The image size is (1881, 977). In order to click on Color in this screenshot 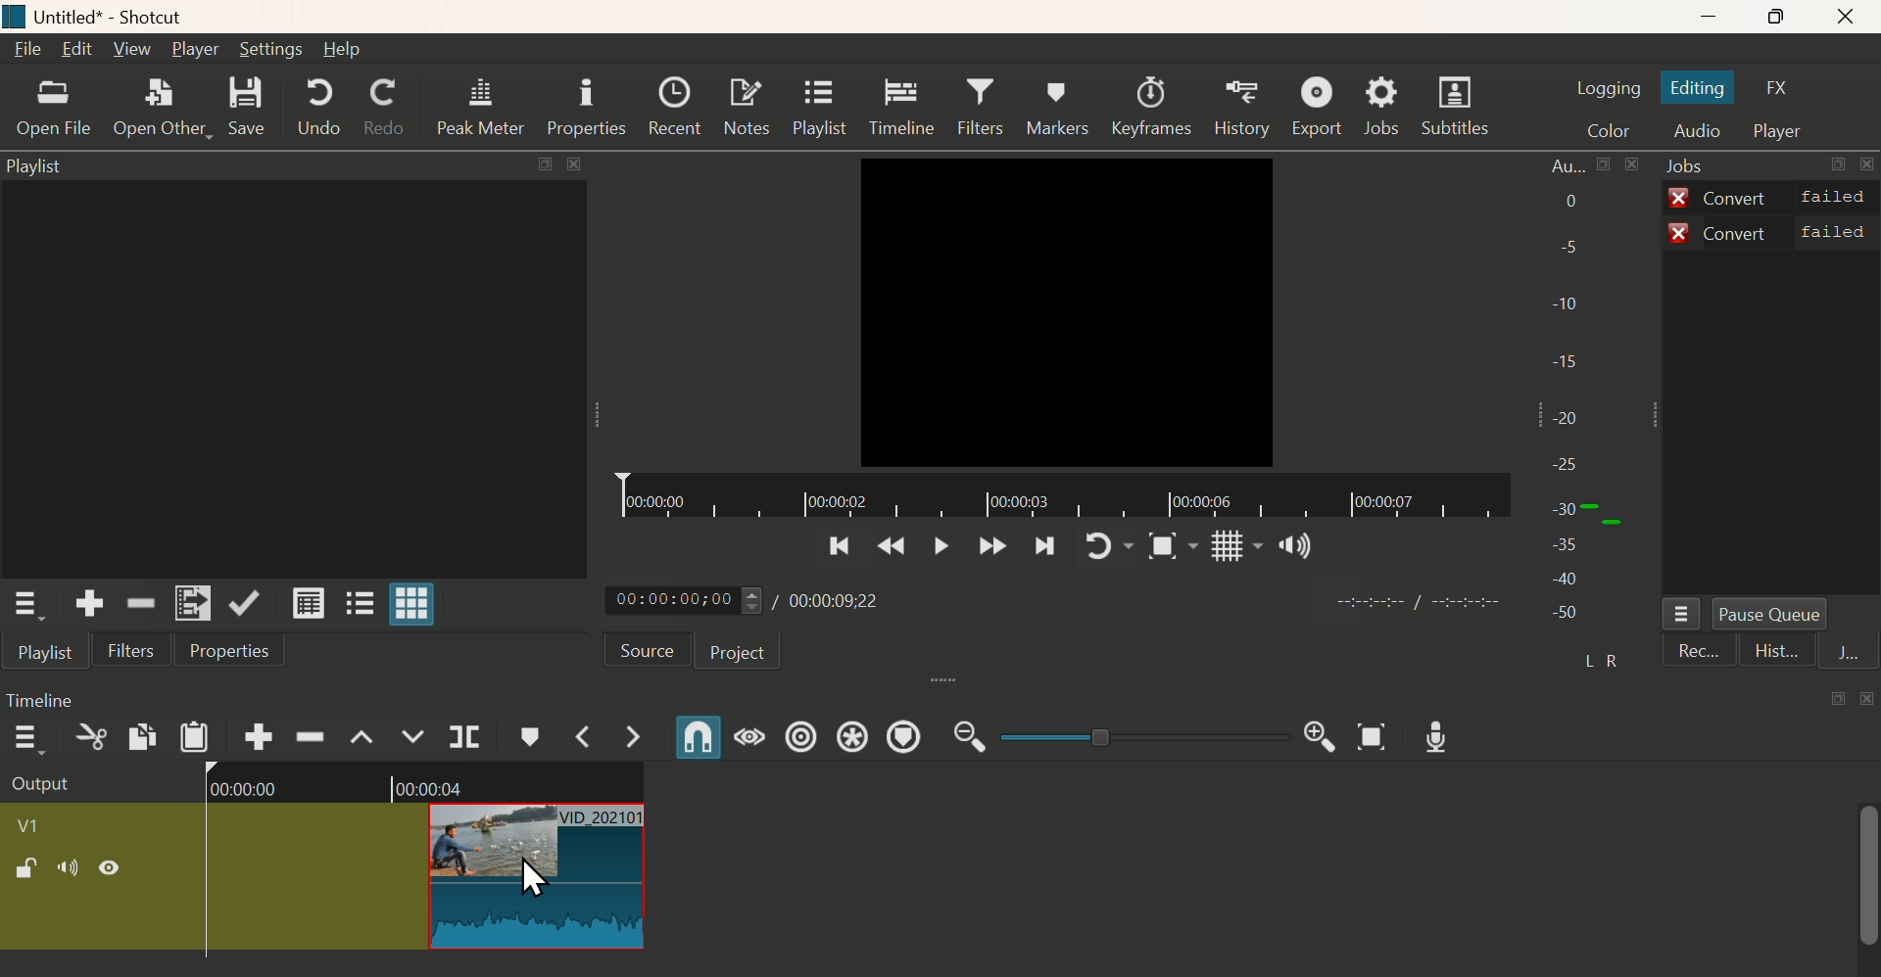, I will do `click(1605, 127)`.